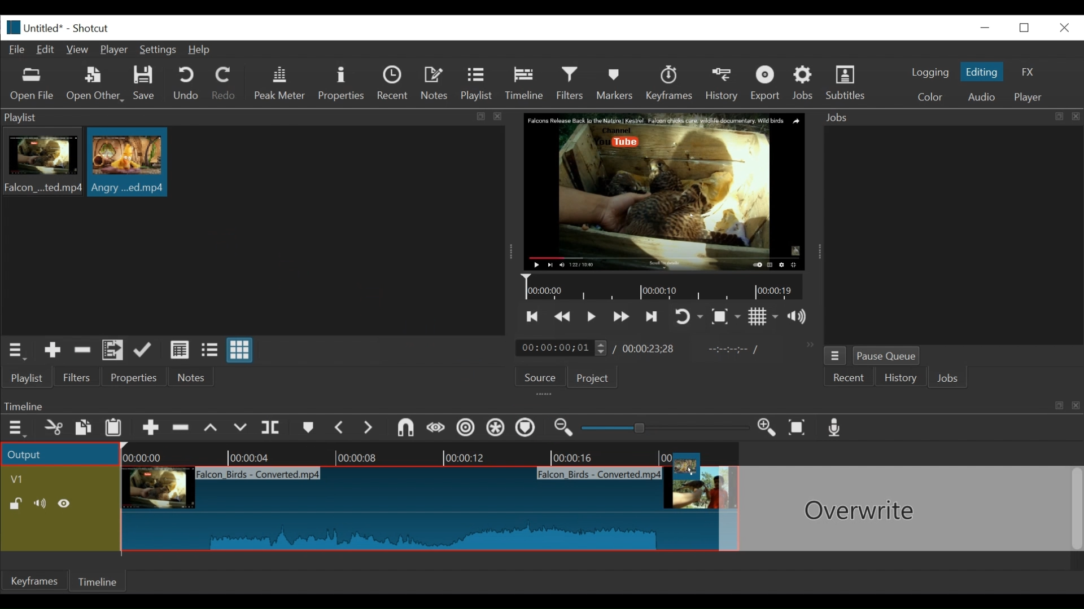 Image resolution: width=1084 pixels, height=609 pixels. Describe the element at coordinates (563, 348) in the screenshot. I see `current duration` at that location.